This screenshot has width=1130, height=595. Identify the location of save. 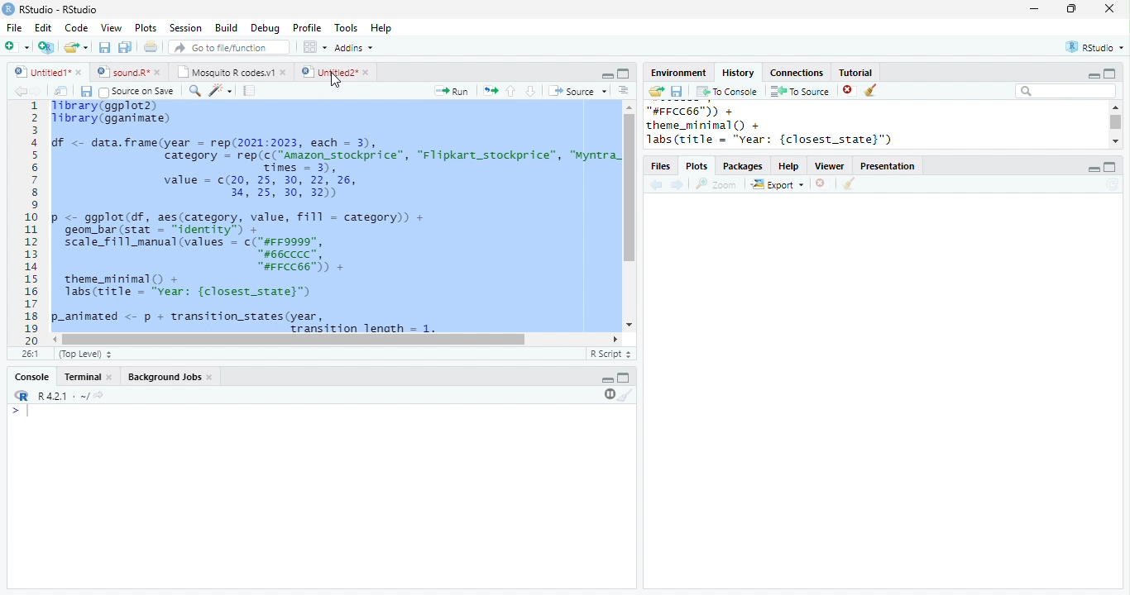
(86, 91).